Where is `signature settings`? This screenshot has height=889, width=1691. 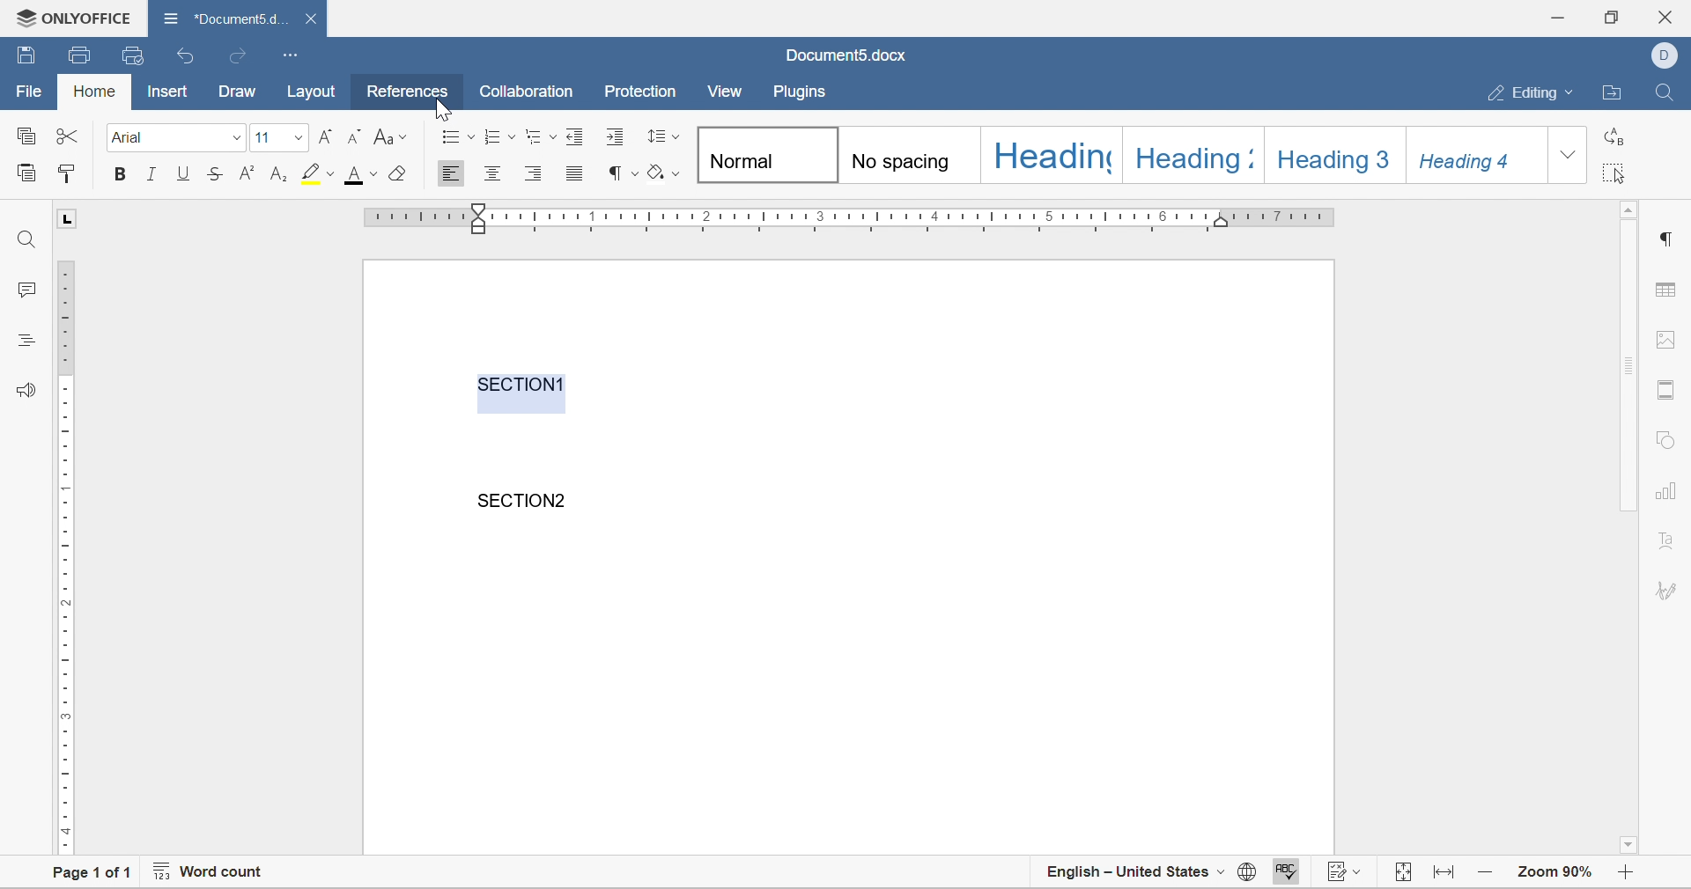 signature settings is located at coordinates (1670, 590).